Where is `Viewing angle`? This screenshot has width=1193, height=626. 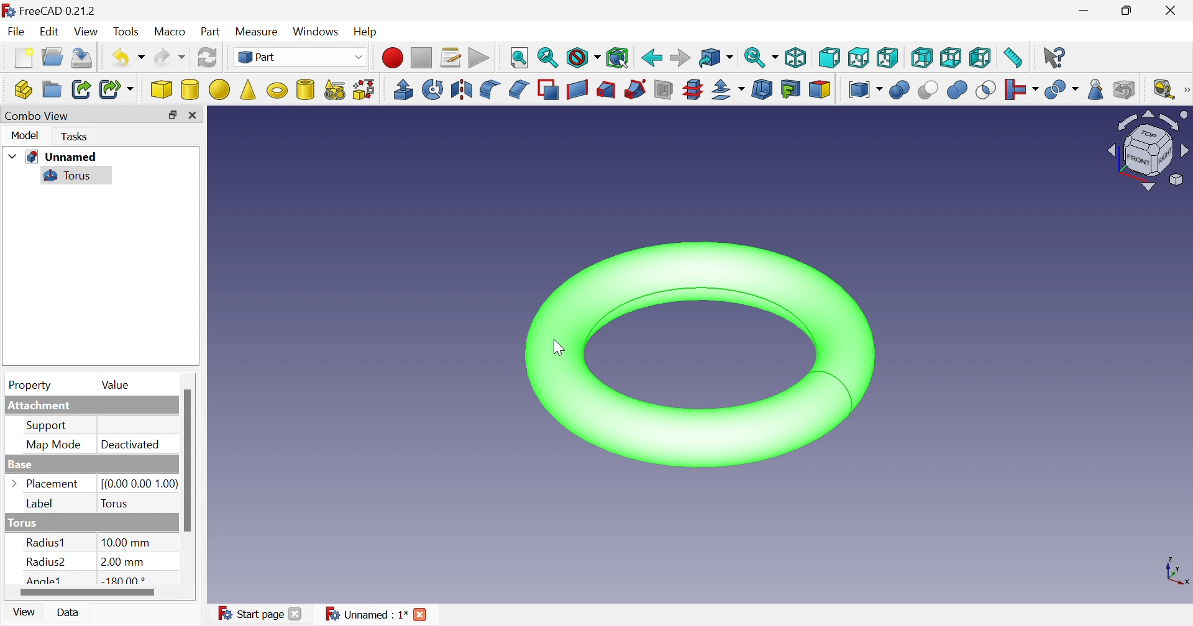 Viewing angle is located at coordinates (1147, 151).